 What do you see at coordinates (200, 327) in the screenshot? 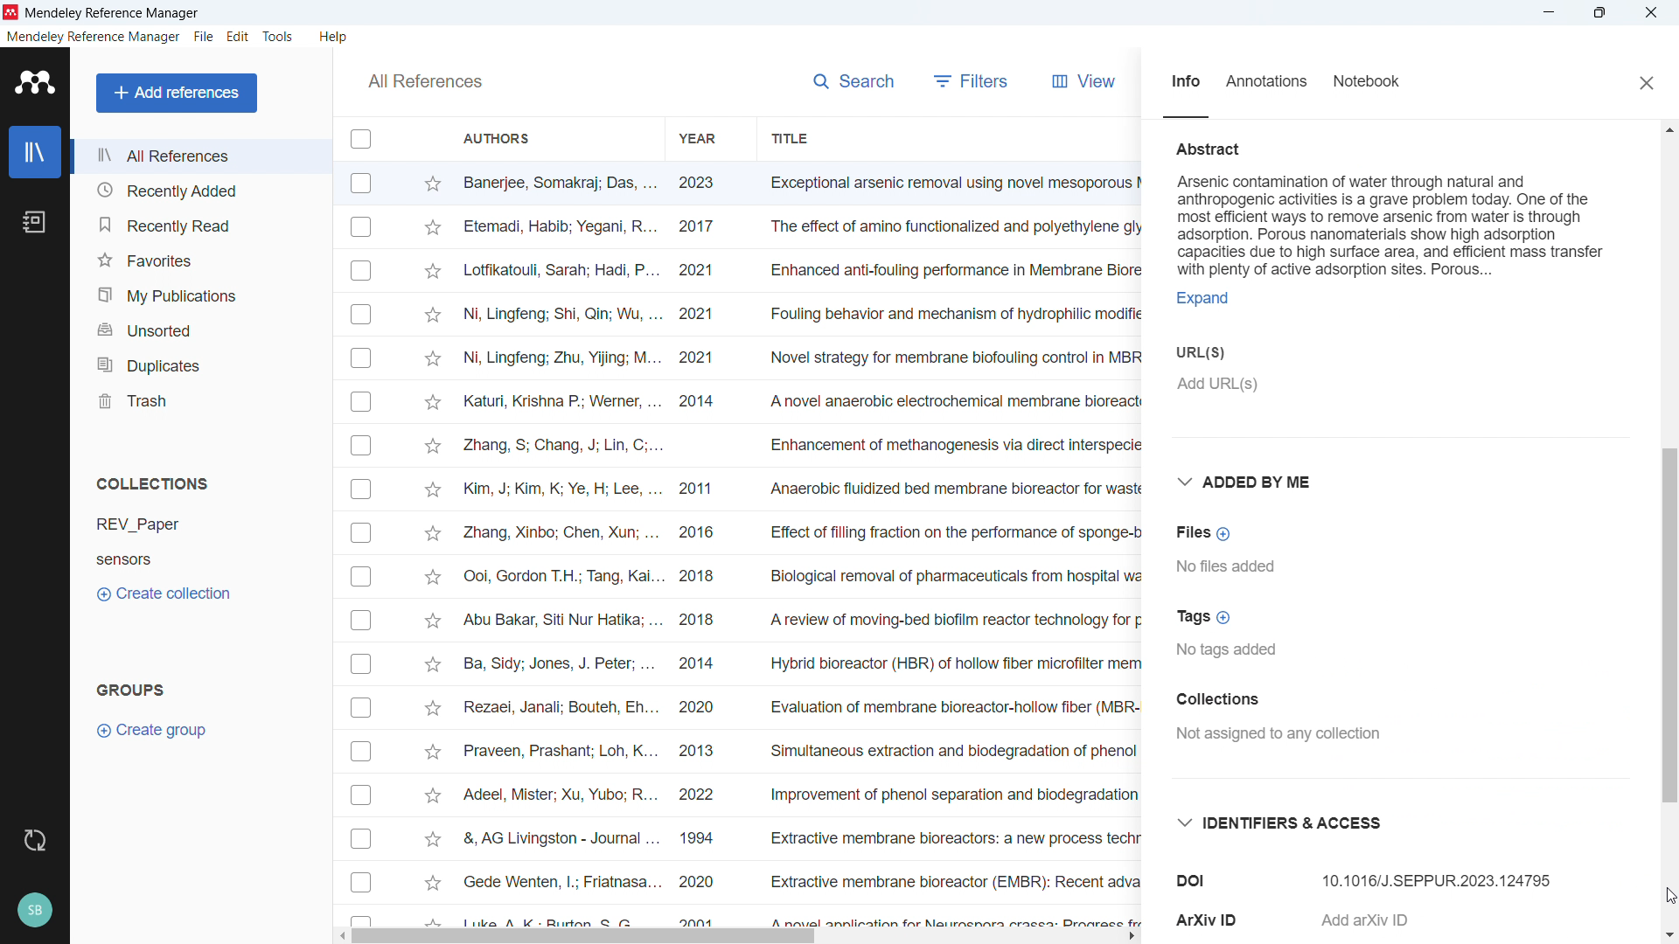
I see `unsorted` at bounding box center [200, 327].